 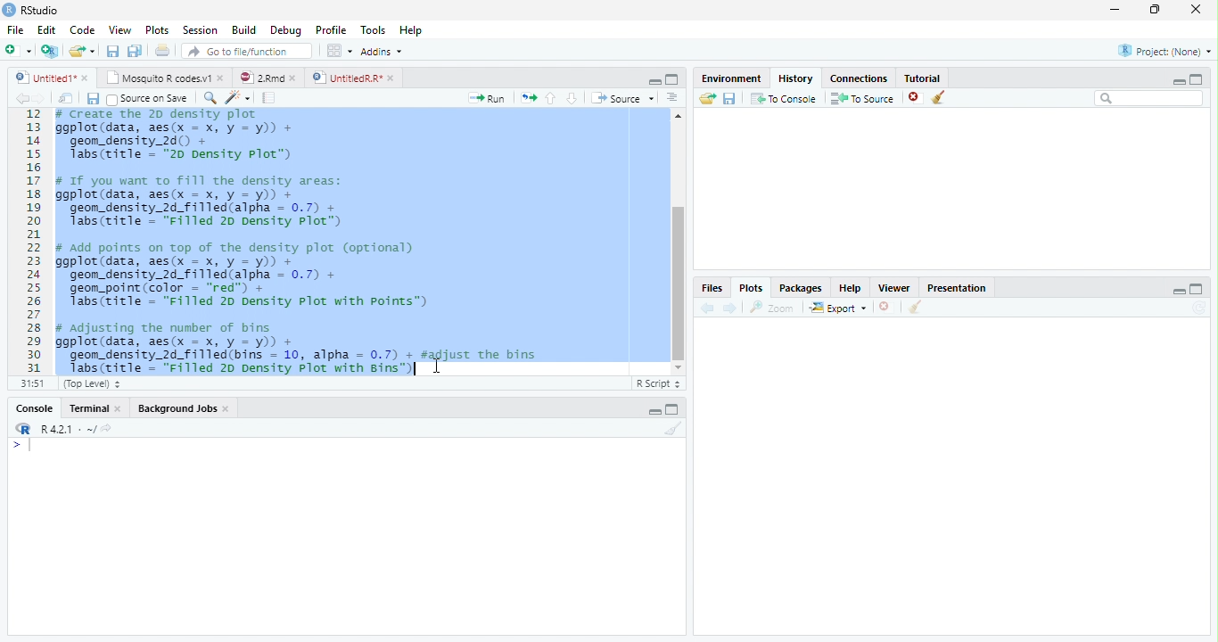 What do you see at coordinates (243, 29) in the screenshot?
I see `Build` at bounding box center [243, 29].